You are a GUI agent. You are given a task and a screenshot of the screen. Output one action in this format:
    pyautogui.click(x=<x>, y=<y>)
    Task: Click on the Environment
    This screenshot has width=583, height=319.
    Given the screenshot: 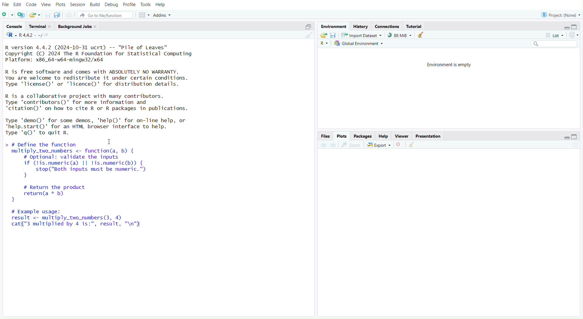 What is the action you would take?
    pyautogui.click(x=333, y=26)
    